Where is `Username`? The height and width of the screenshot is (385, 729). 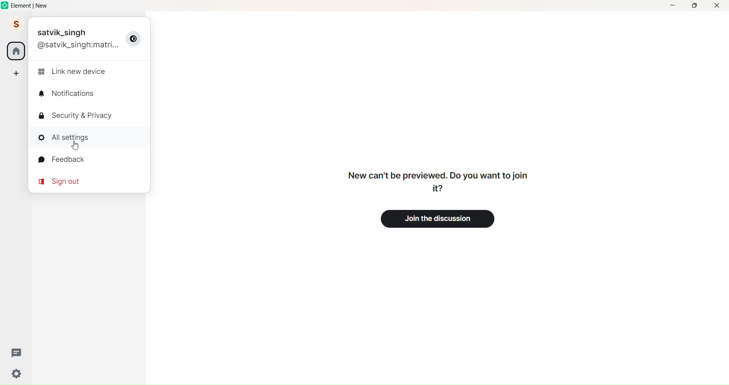
Username is located at coordinates (64, 32).